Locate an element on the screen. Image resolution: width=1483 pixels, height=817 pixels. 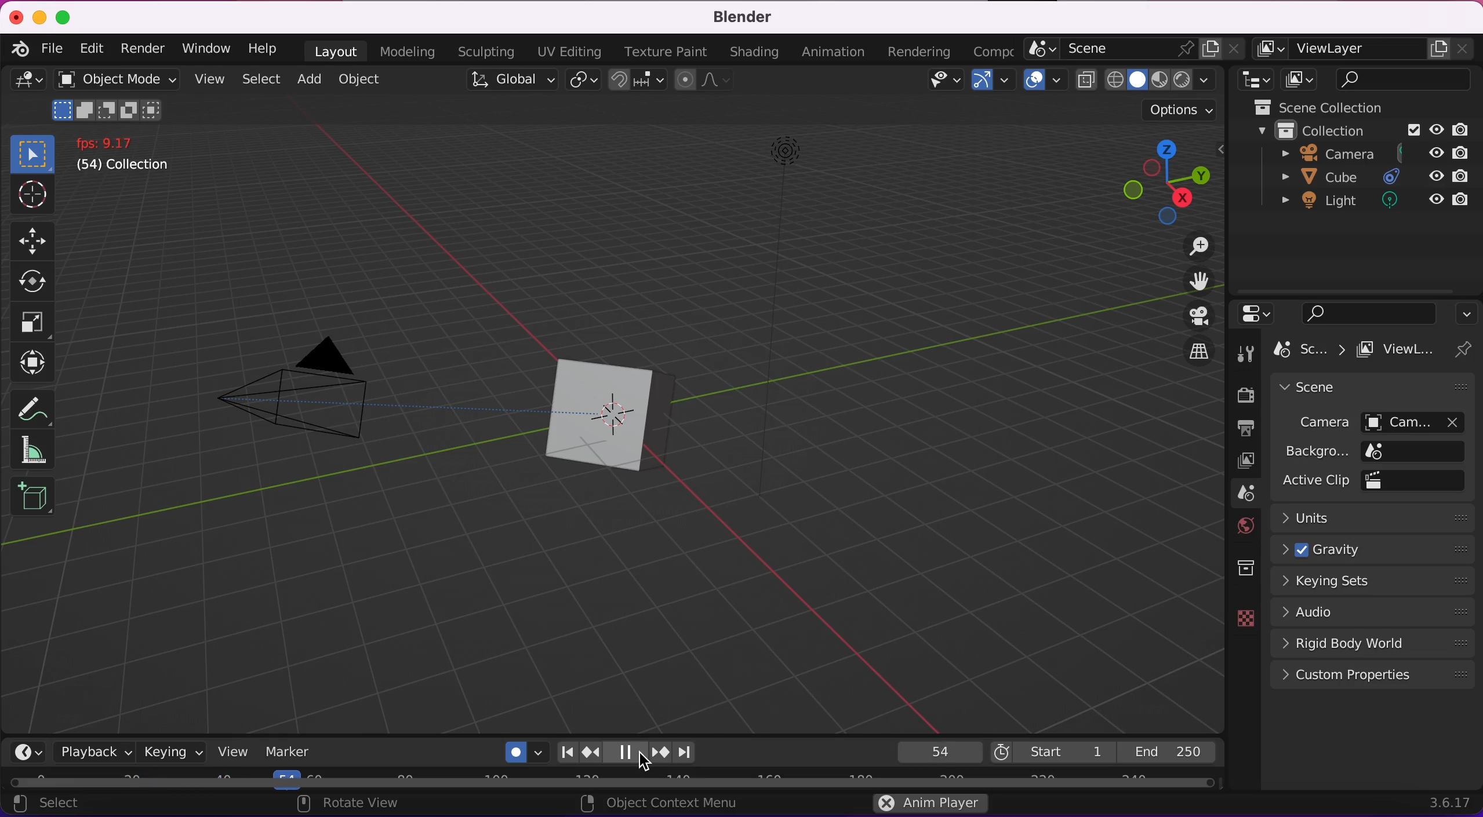
editor type is located at coordinates (31, 752).